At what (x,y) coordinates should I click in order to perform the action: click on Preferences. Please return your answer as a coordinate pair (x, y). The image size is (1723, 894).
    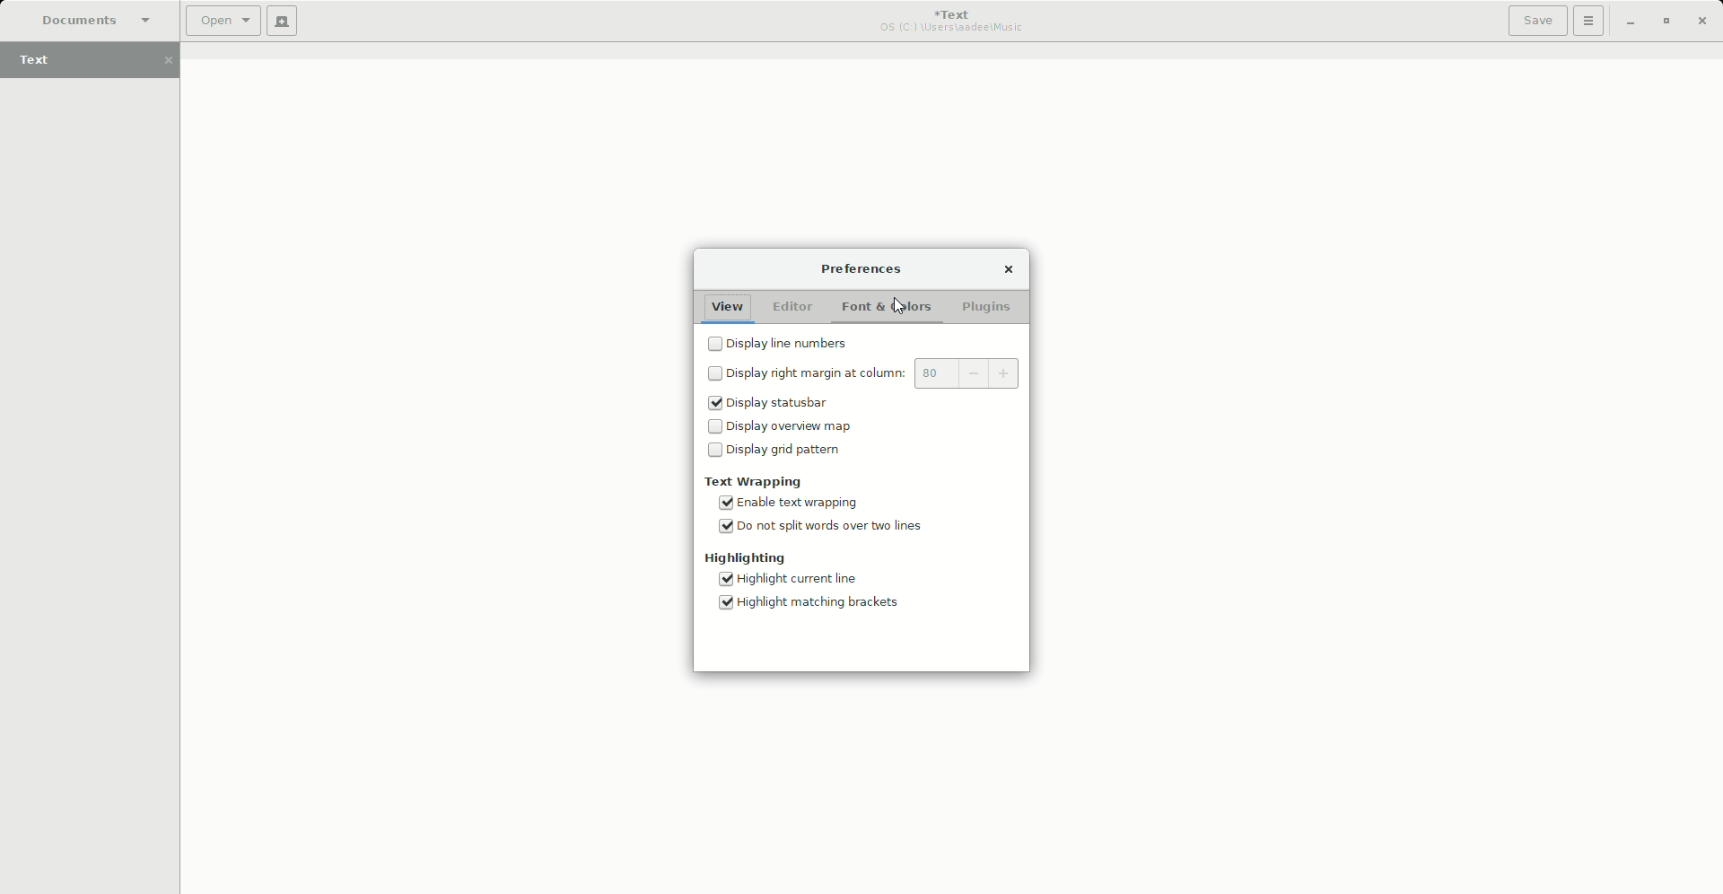
    Looking at the image, I should click on (866, 264).